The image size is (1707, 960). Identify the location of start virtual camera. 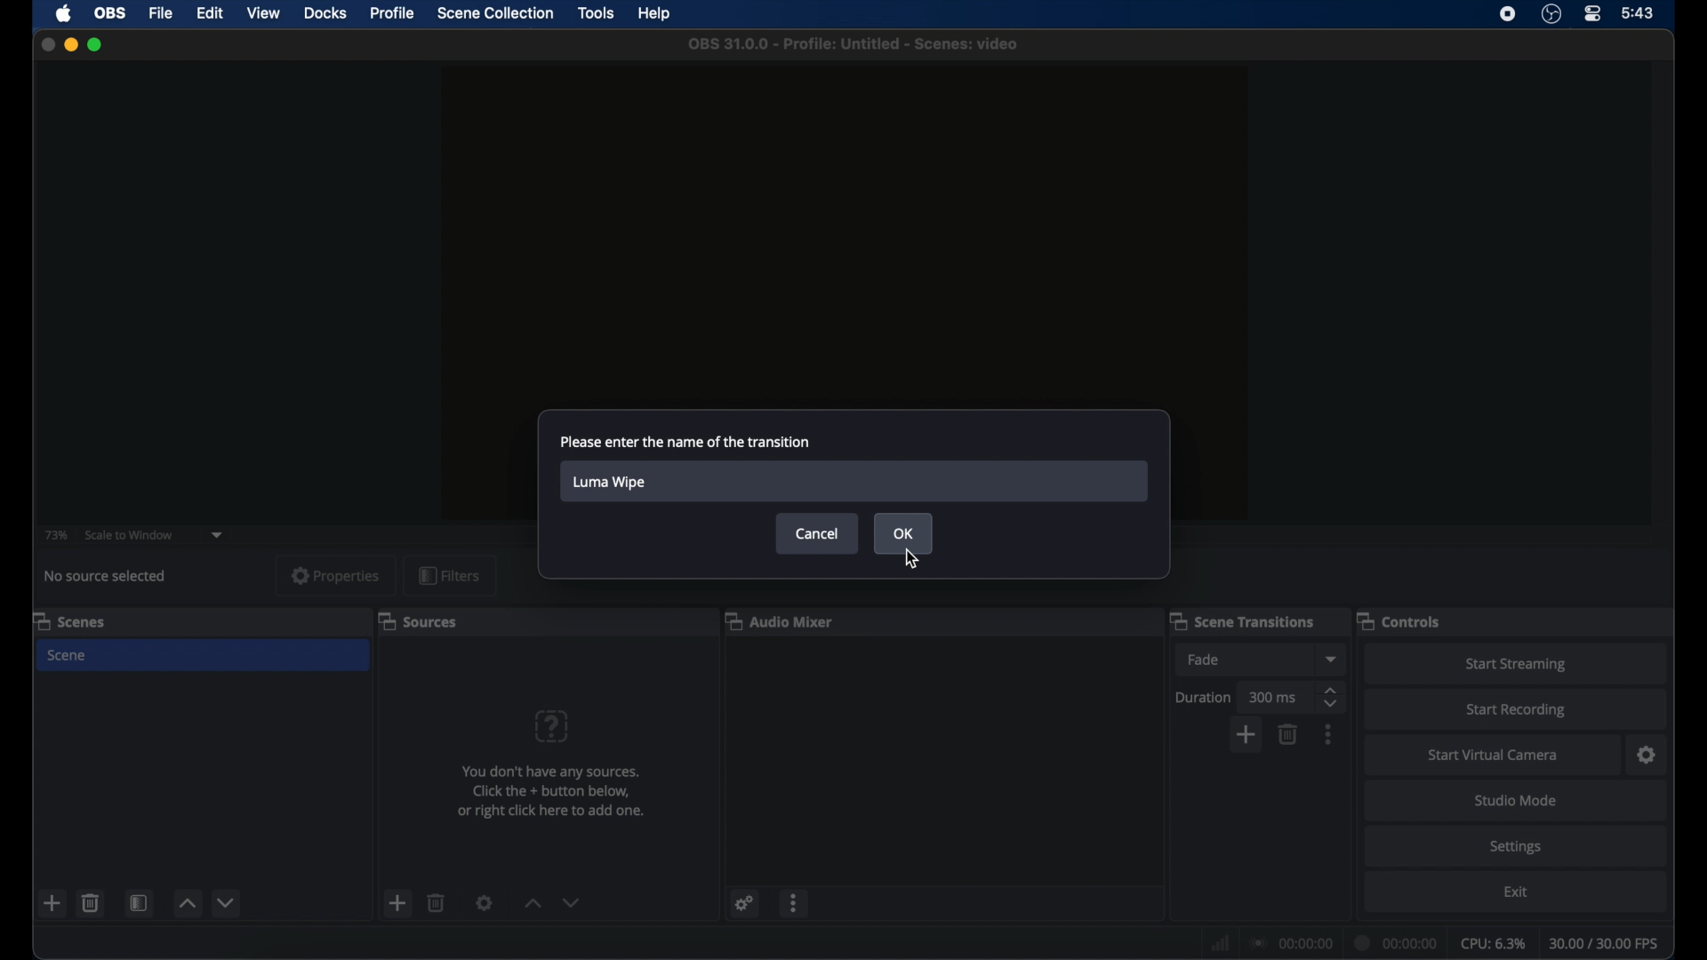
(1493, 755).